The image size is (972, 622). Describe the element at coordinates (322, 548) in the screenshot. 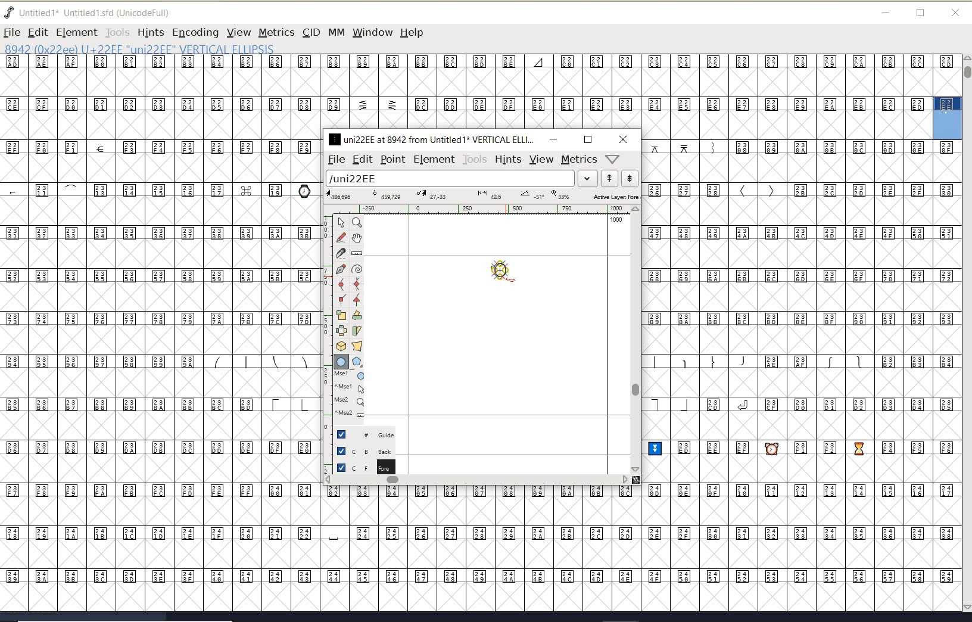

I see `GLYPHY CHARACTERS & NUMBERS` at that location.